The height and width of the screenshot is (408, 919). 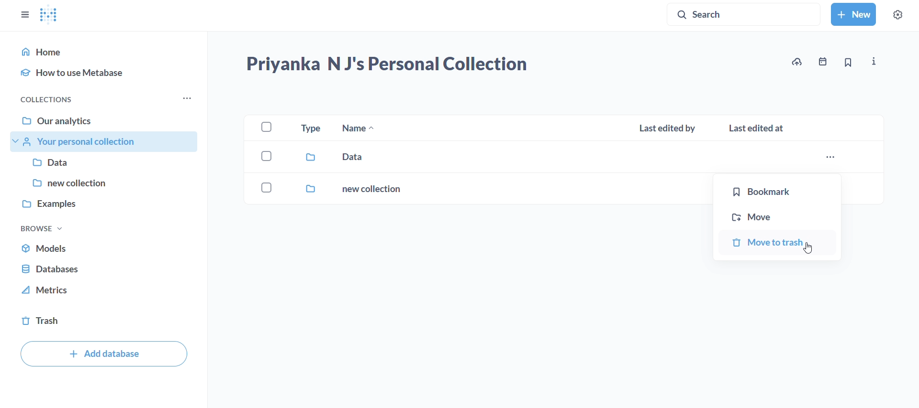 I want to click on new collection, so click(x=107, y=181).